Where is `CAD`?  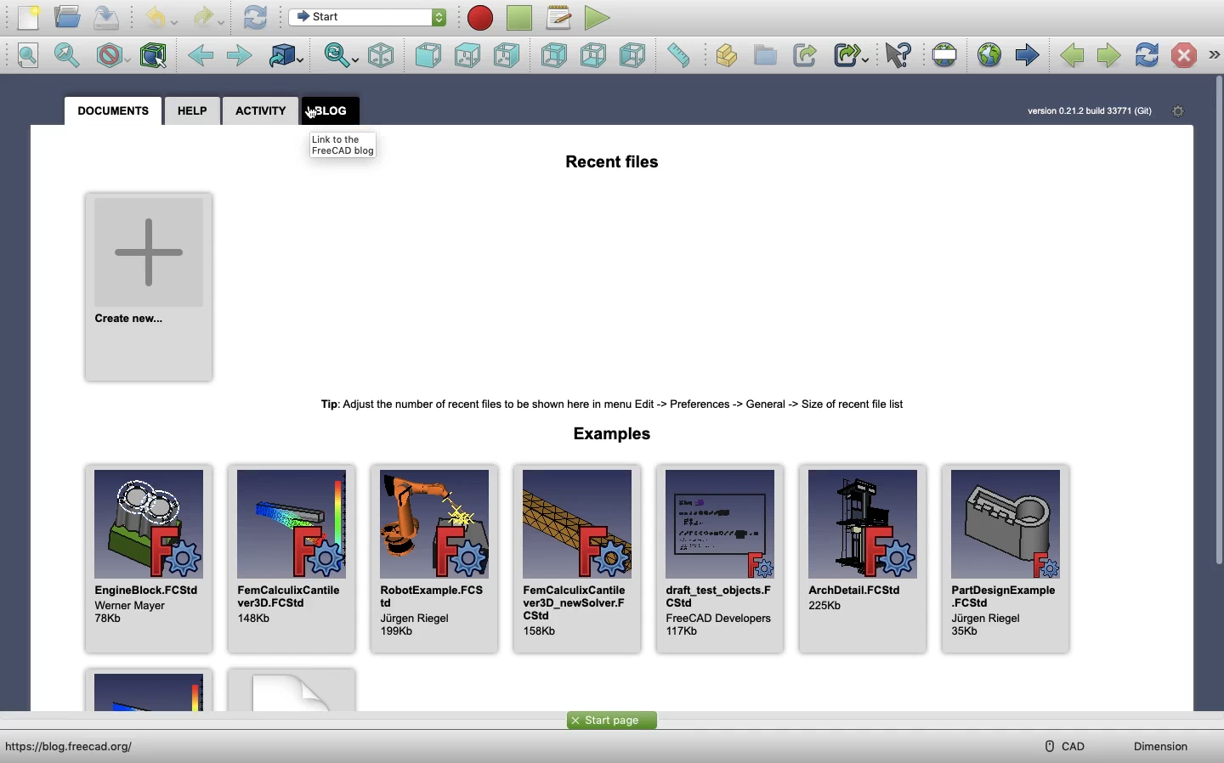
CAD is located at coordinates (1068, 745).